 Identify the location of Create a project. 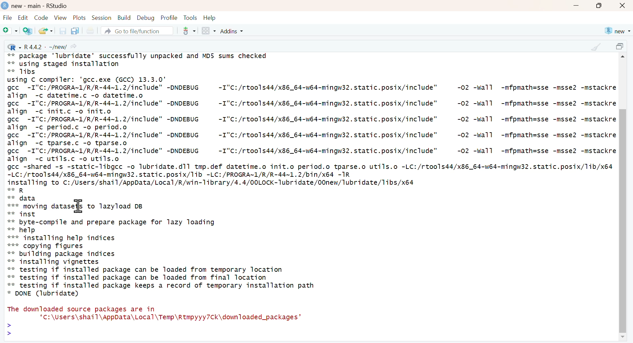
(28, 31).